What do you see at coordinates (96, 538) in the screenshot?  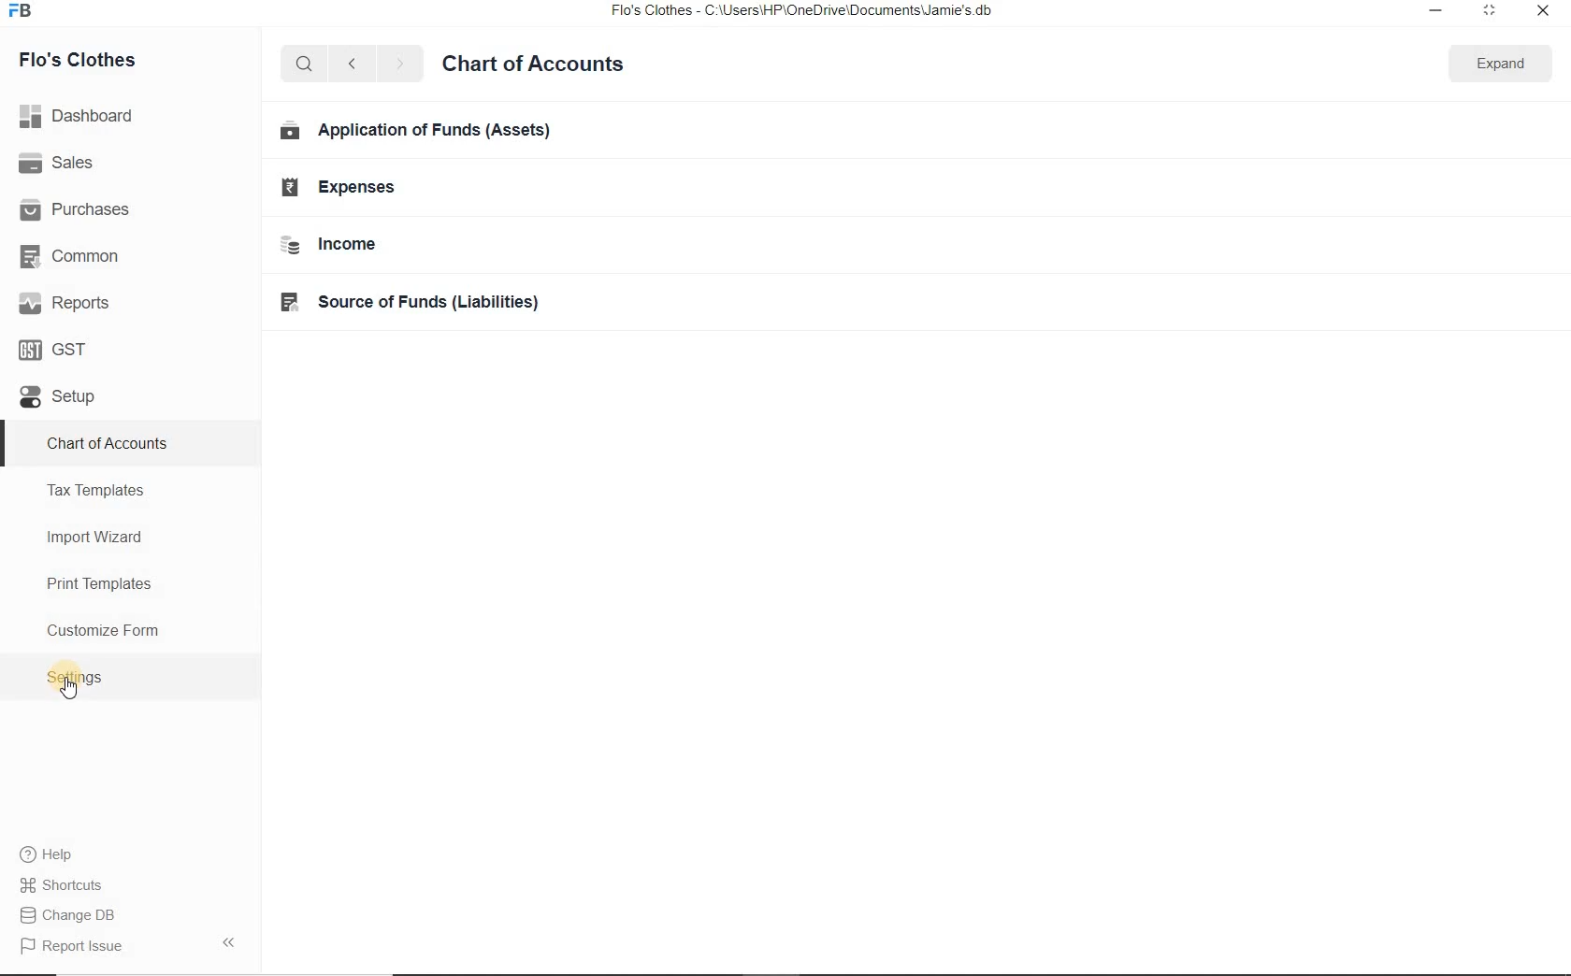 I see `Import Wizard` at bounding box center [96, 538].